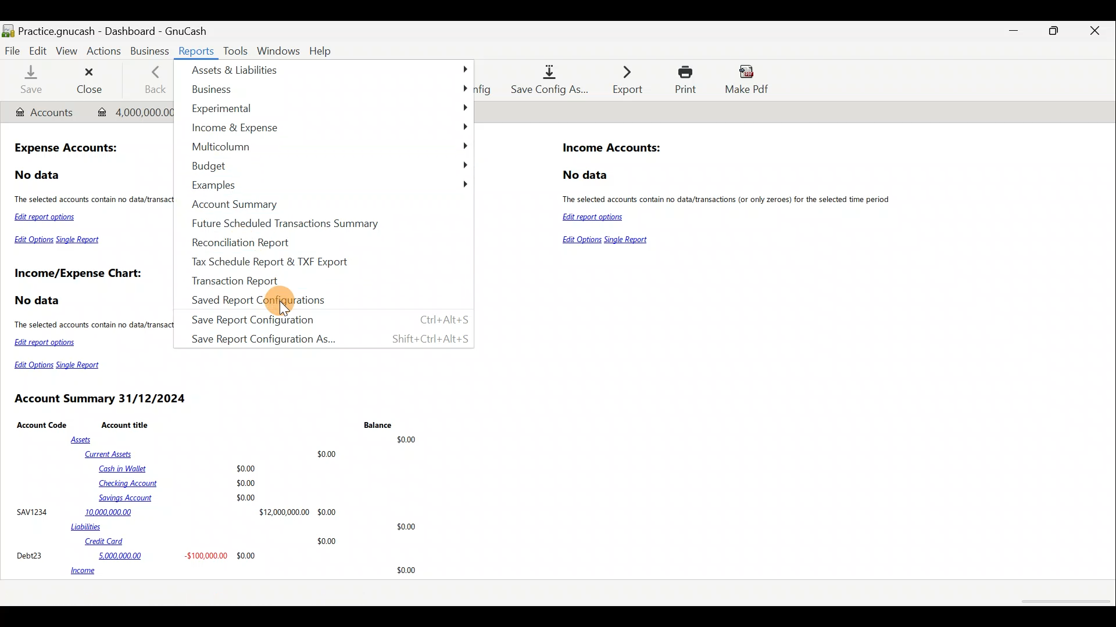 Image resolution: width=1116 pixels, height=627 pixels. Describe the element at coordinates (750, 81) in the screenshot. I see `Make pdf` at that location.